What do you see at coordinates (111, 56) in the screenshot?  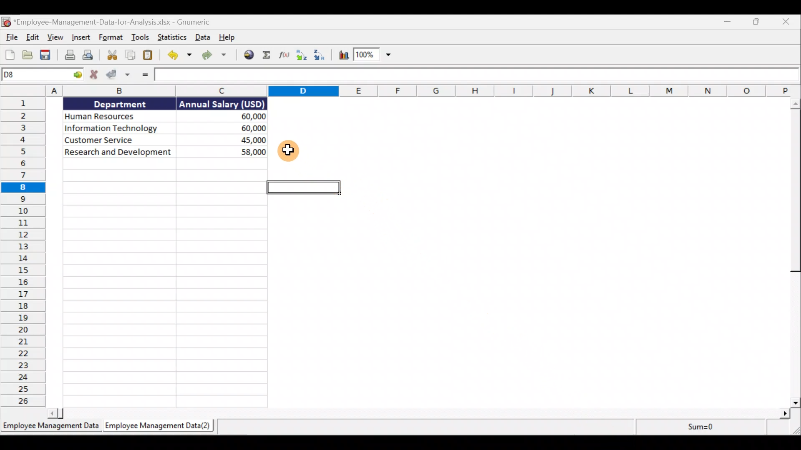 I see `Cut selection` at bounding box center [111, 56].